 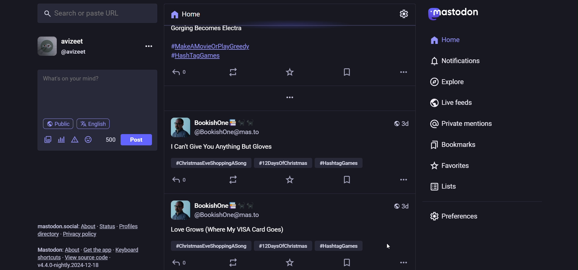 I want to click on word limit, so click(x=110, y=139).